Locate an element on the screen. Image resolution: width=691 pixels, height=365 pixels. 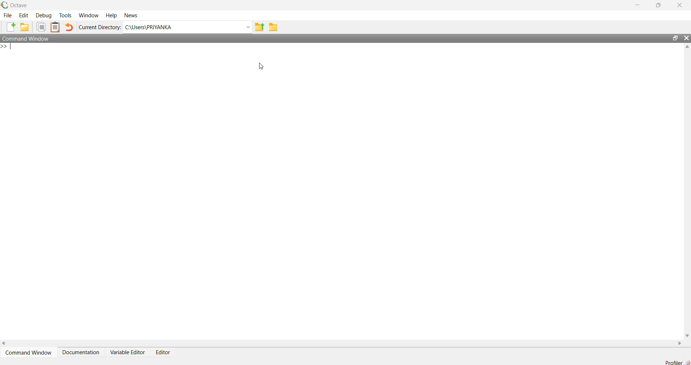
News is located at coordinates (132, 15).